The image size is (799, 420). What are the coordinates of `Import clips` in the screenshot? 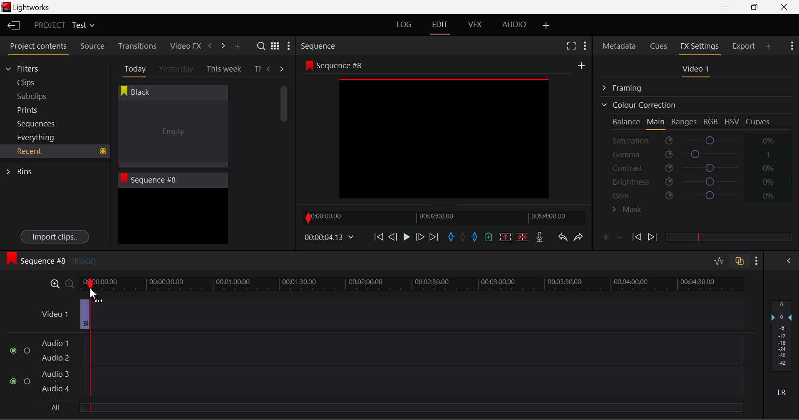 It's located at (55, 237).